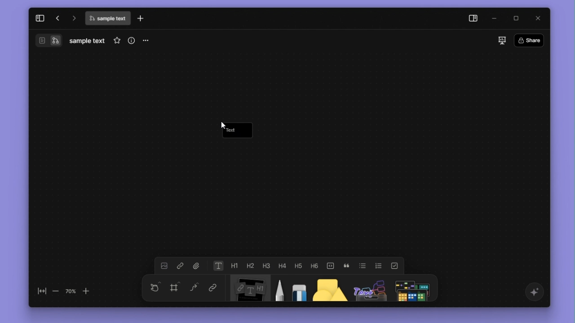 This screenshot has height=323, width=575. Describe the element at coordinates (363, 265) in the screenshot. I see `bulleted list` at that location.